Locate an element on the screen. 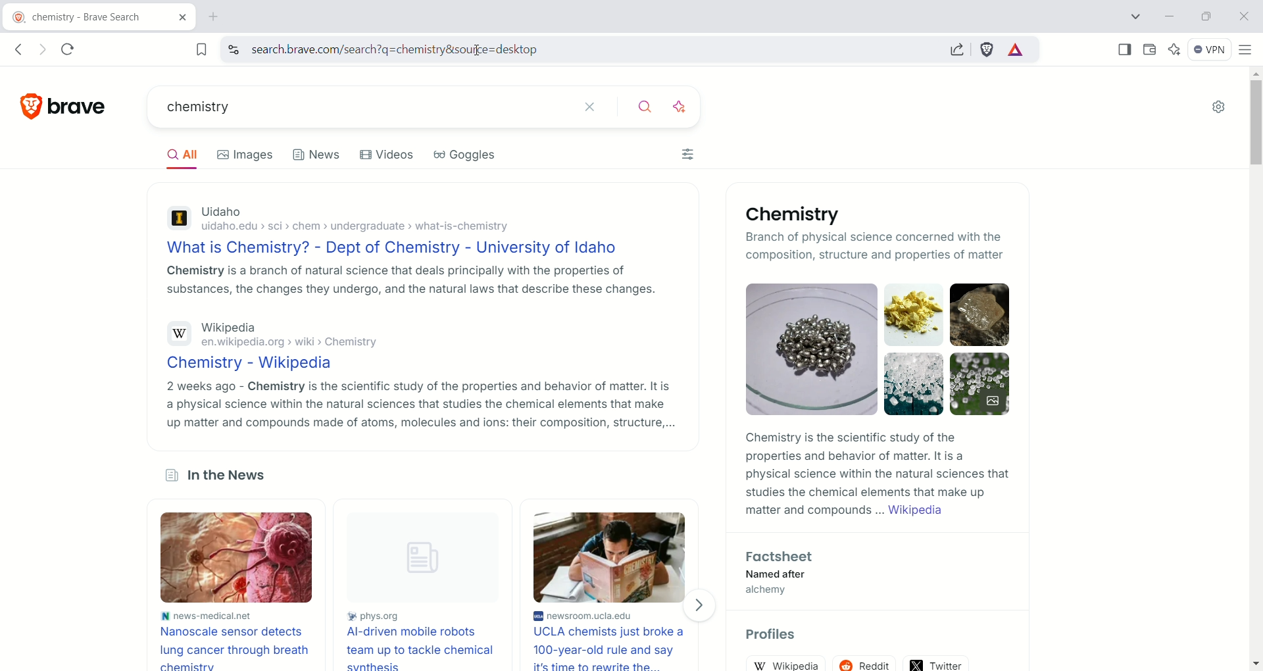  rewards is located at coordinates (1018, 50).